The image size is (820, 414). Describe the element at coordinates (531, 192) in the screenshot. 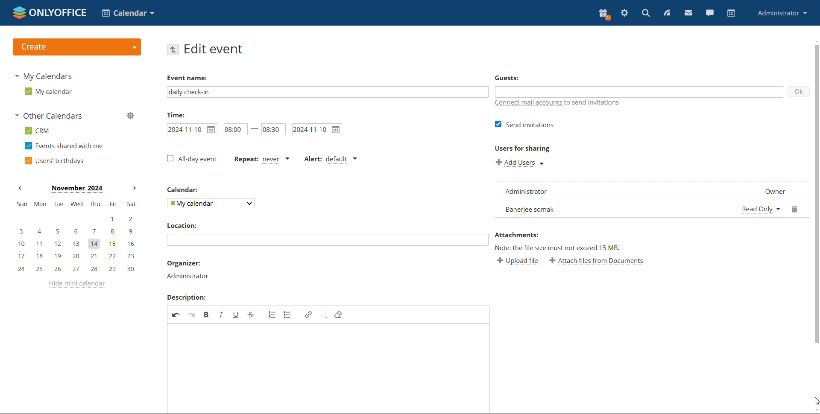

I see `administrator` at that location.